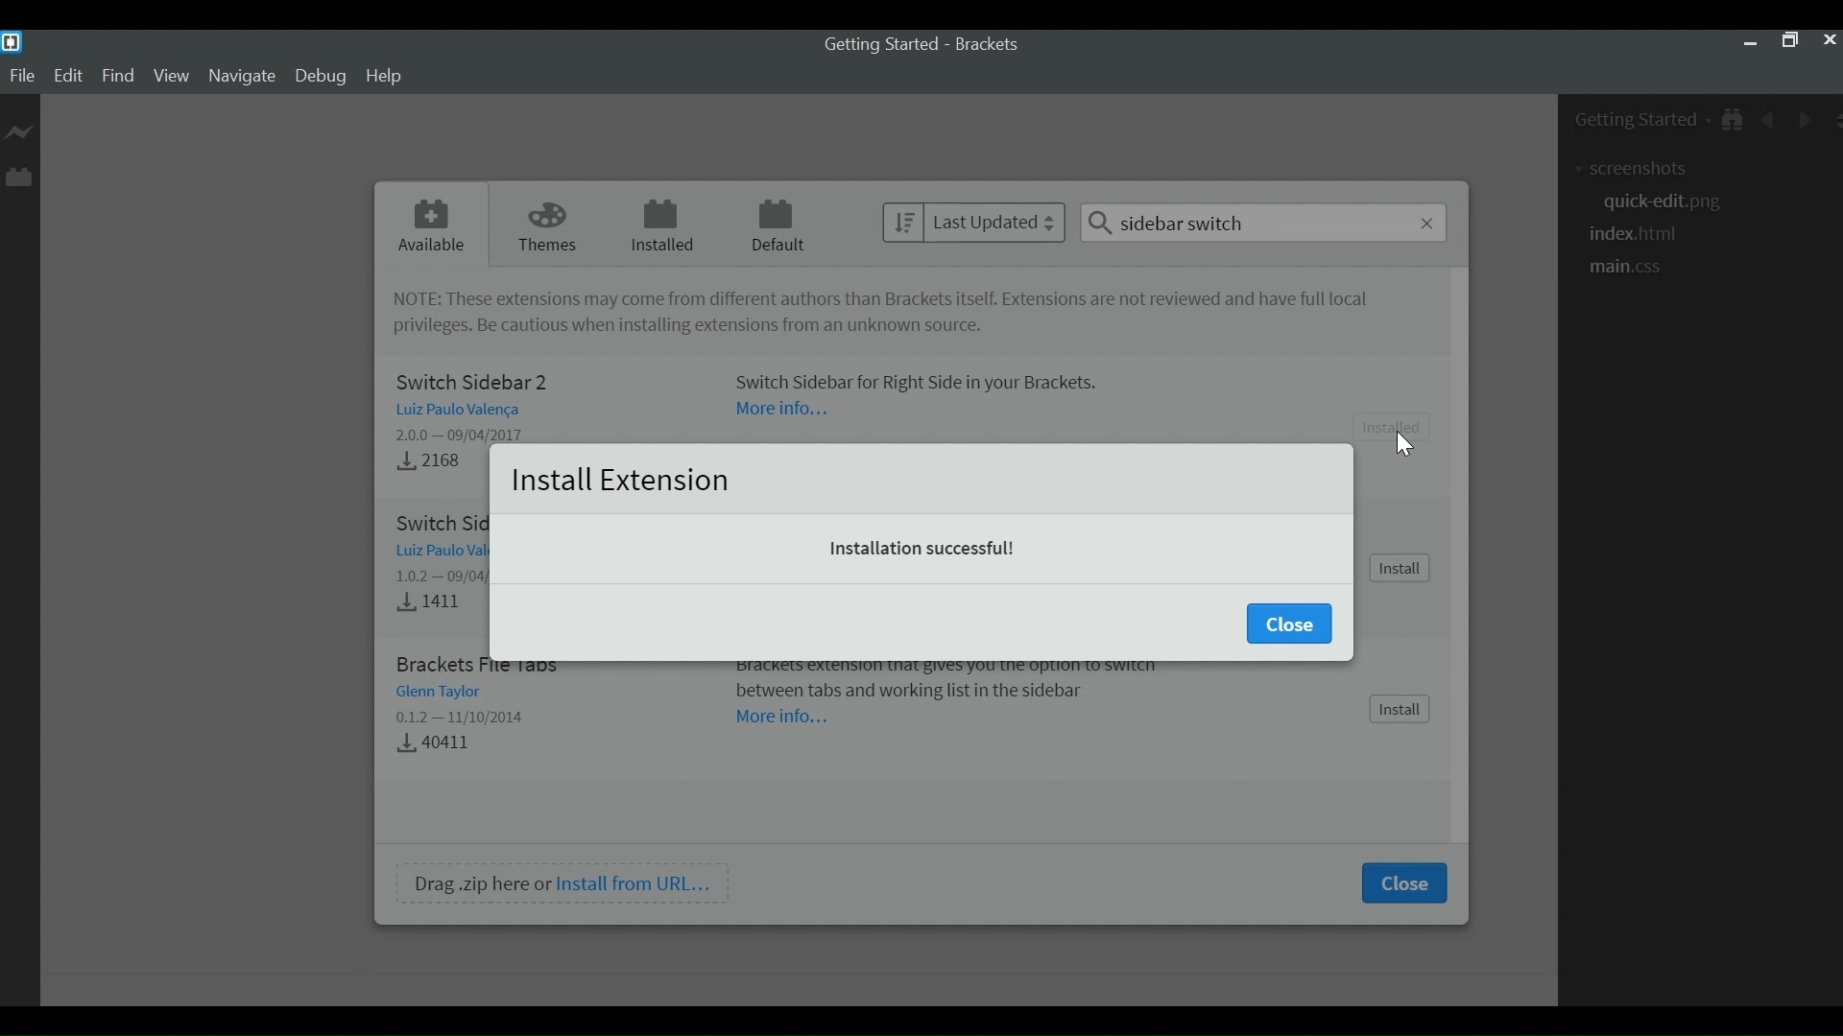  What do you see at coordinates (925, 548) in the screenshot?
I see `Installation successful` at bounding box center [925, 548].